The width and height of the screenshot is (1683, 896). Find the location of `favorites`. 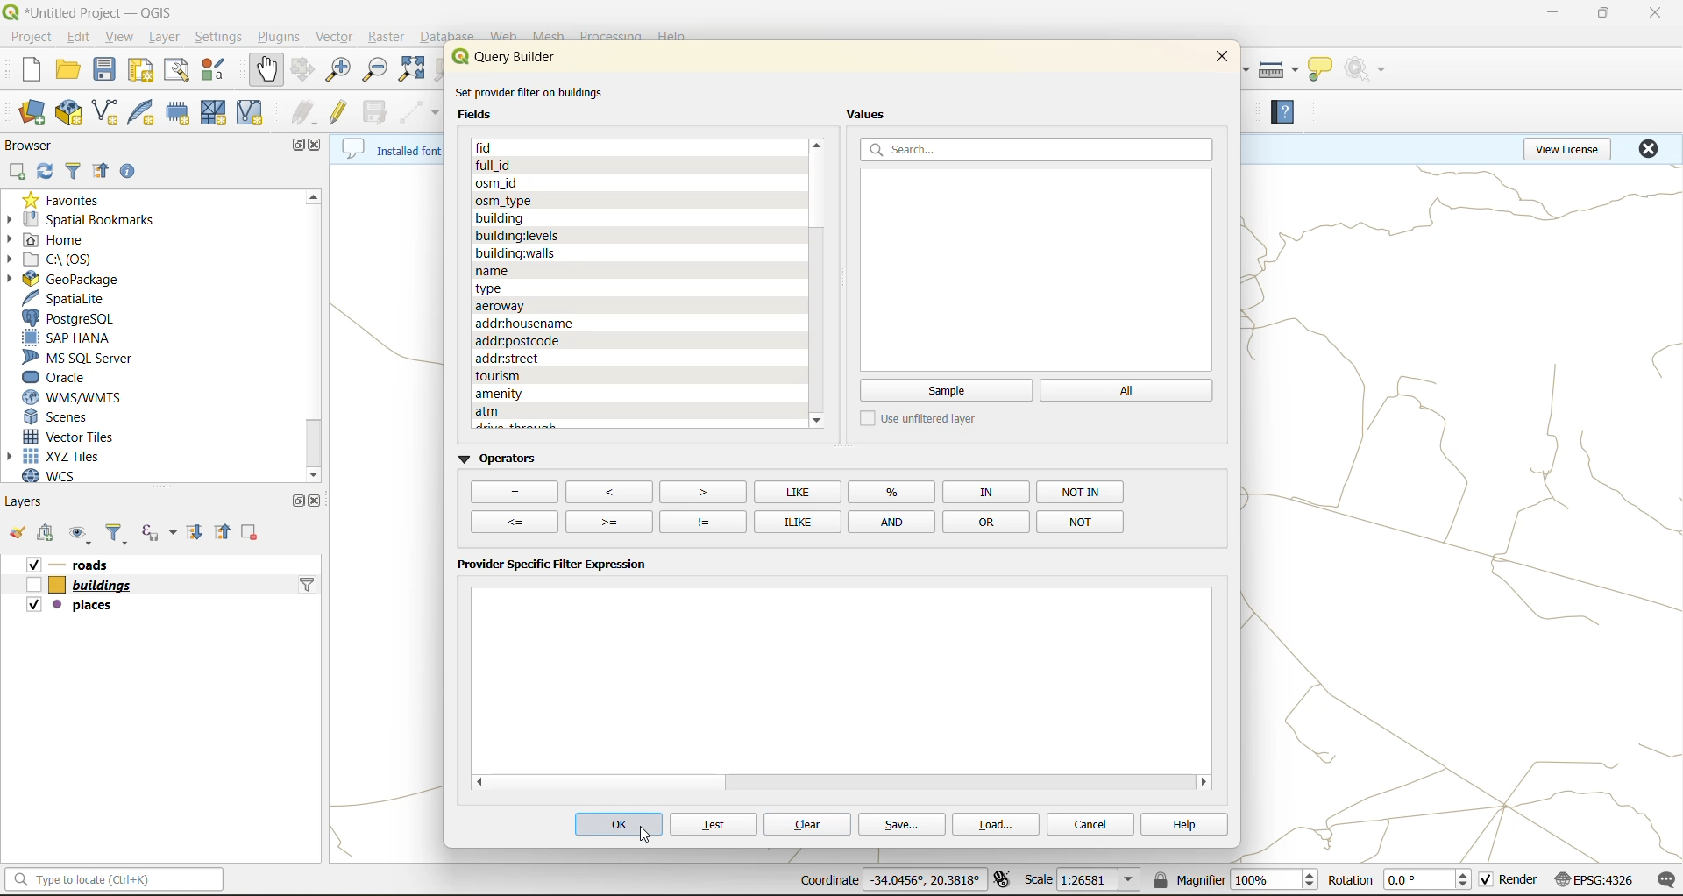

favorites is located at coordinates (69, 199).